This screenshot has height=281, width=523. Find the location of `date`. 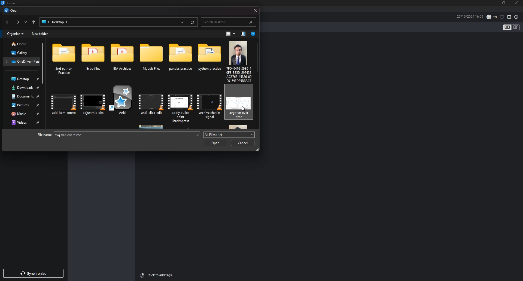

date is located at coordinates (470, 16).